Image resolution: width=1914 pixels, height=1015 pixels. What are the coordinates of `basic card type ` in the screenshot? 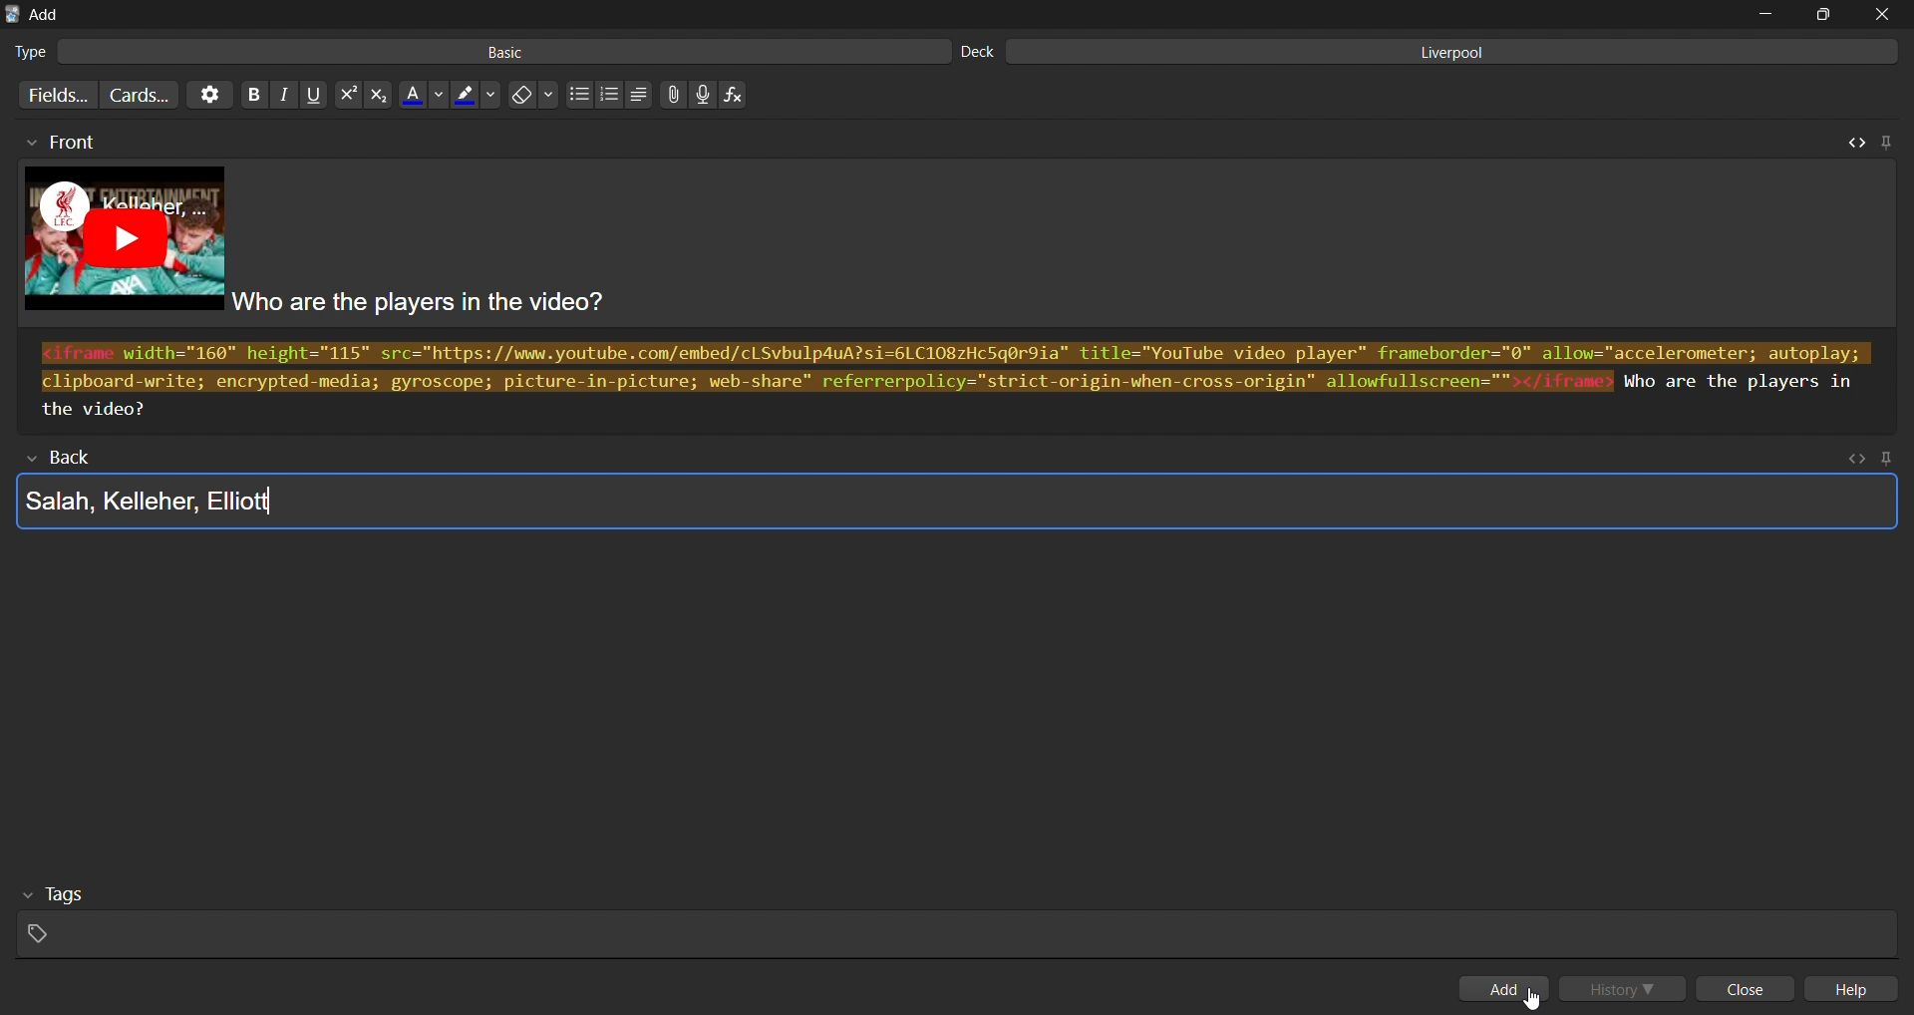 It's located at (477, 52).